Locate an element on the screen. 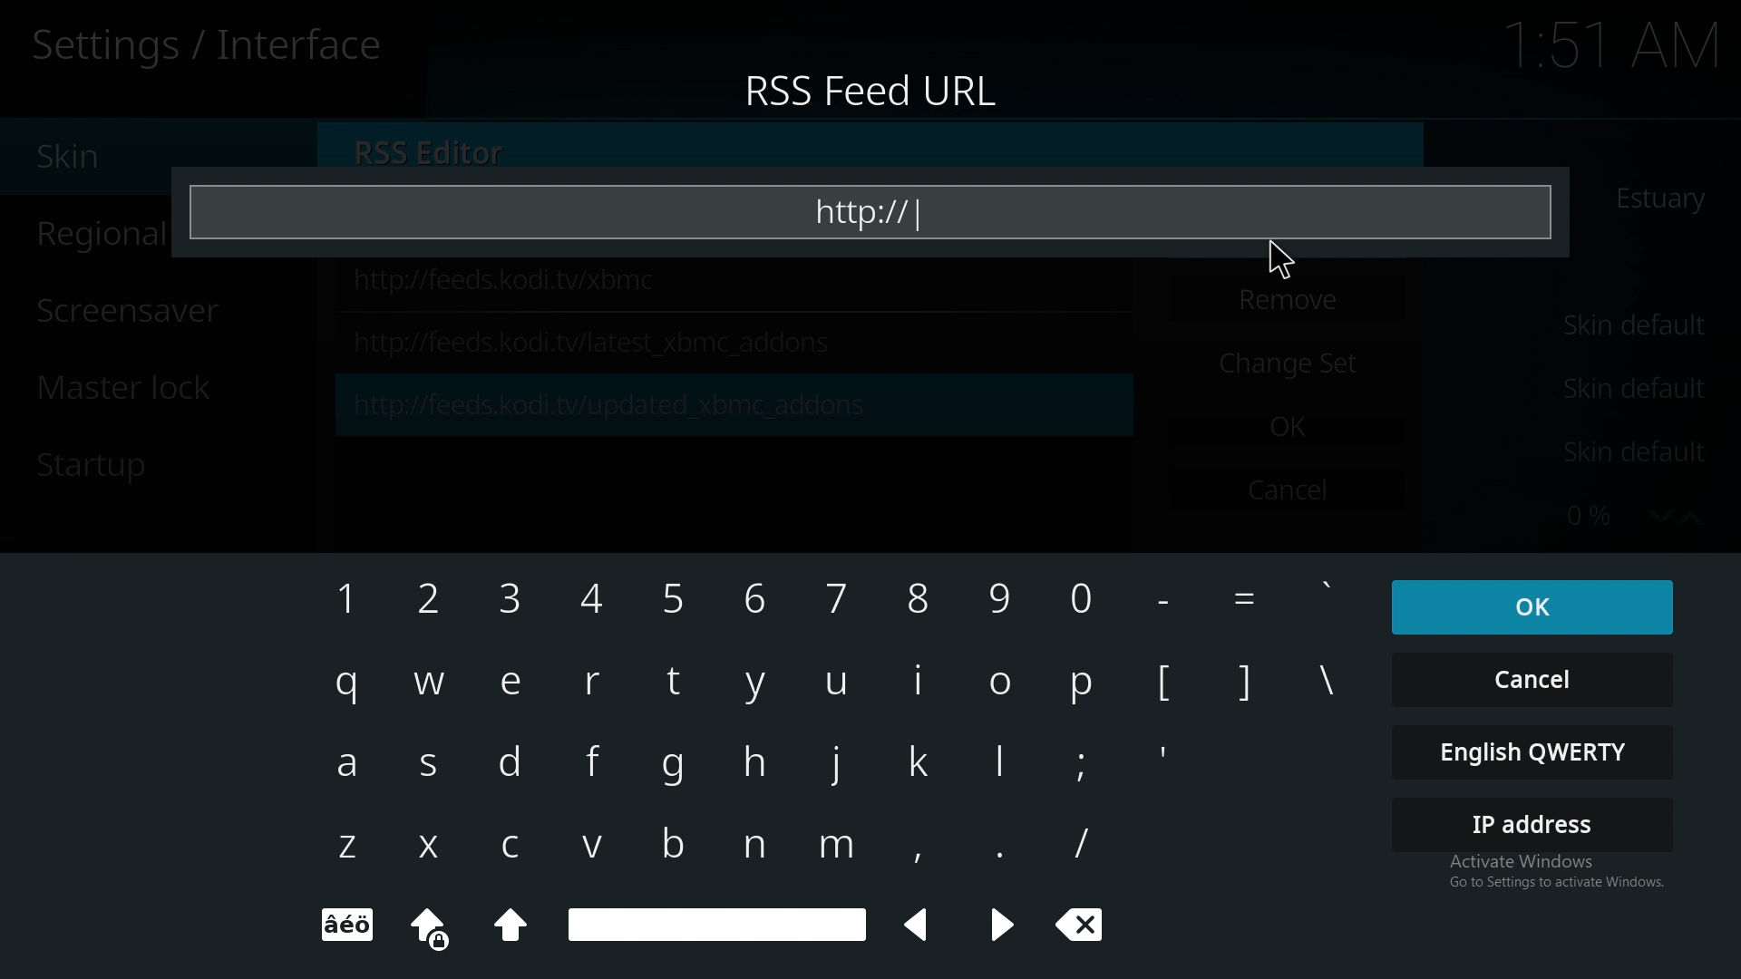 This screenshot has height=979, width=1741. keyboard Input is located at coordinates (999, 686).